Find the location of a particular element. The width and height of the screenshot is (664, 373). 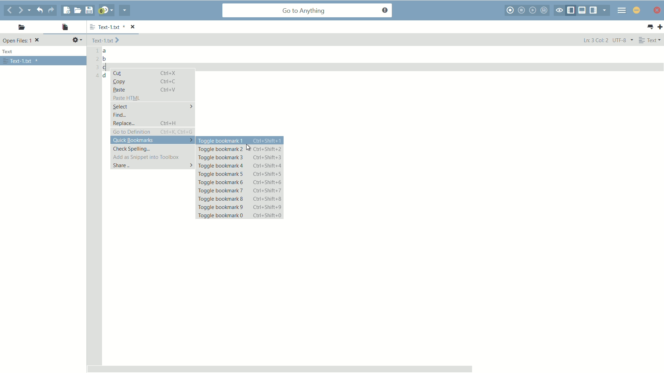

go to definition is located at coordinates (153, 132).